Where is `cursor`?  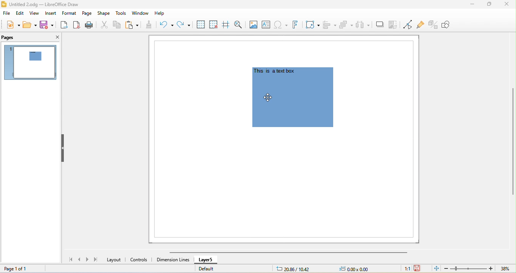
cursor is located at coordinates (271, 97).